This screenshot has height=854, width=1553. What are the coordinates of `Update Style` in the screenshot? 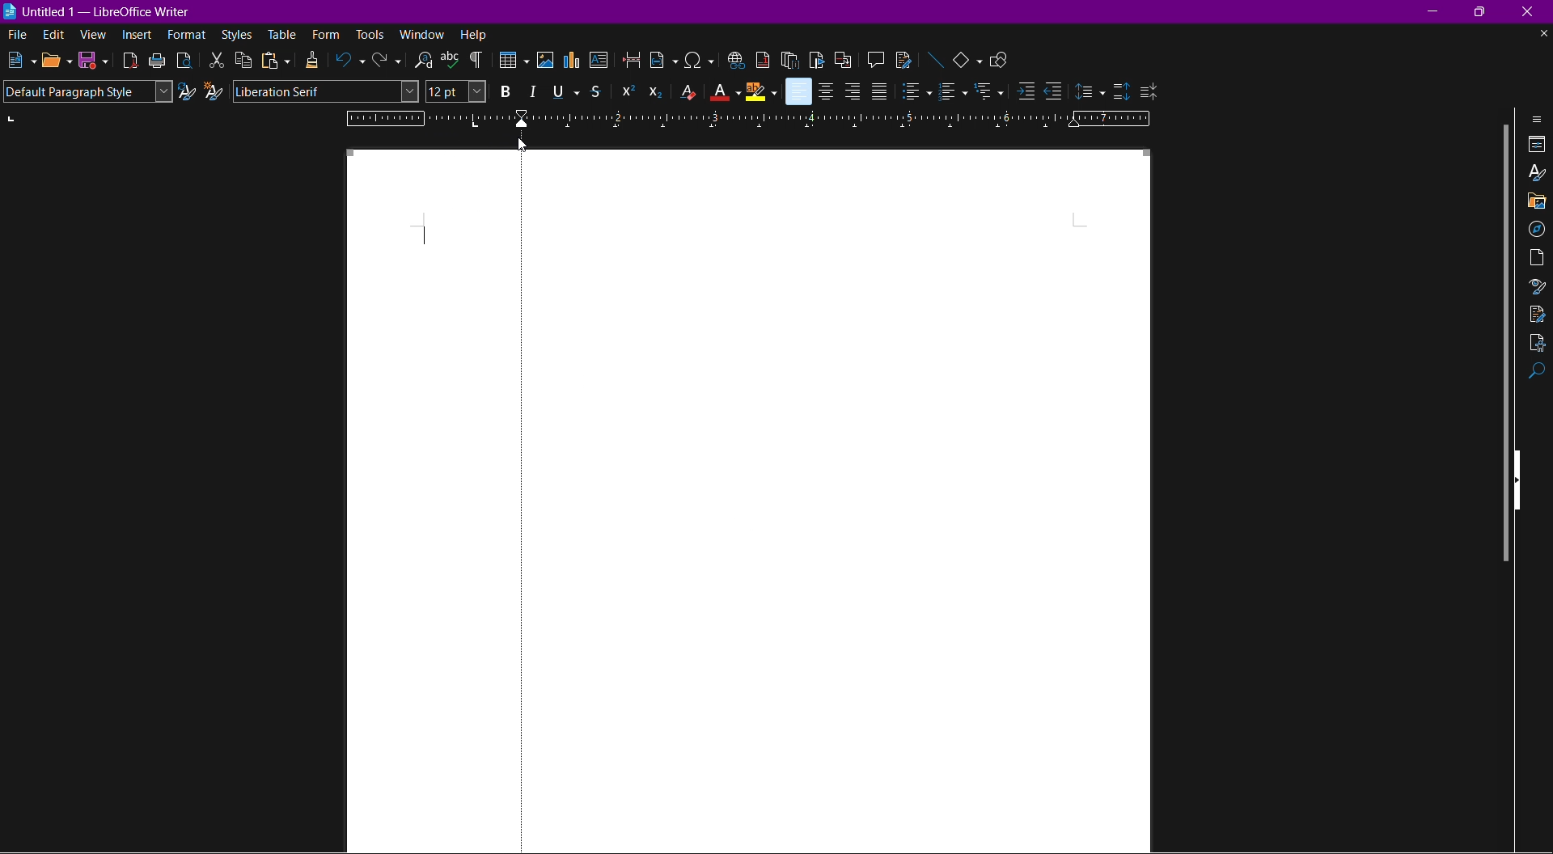 It's located at (187, 93).